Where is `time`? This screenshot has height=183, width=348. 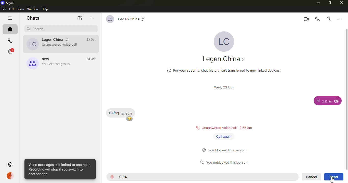 time is located at coordinates (92, 59).